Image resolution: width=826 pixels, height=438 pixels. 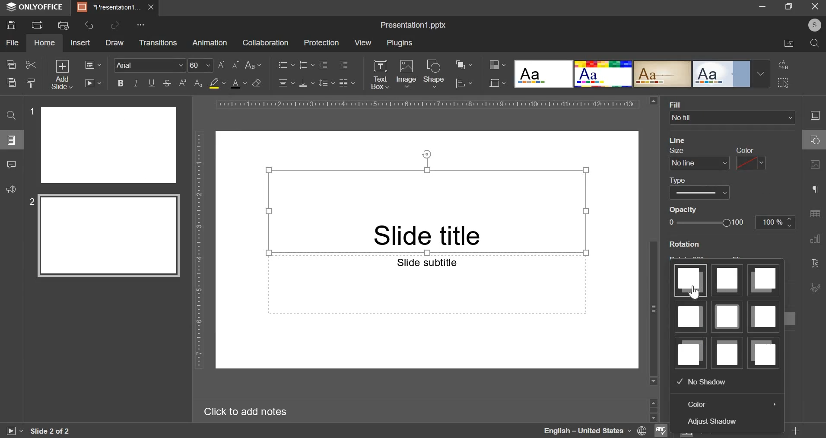 What do you see at coordinates (654, 241) in the screenshot?
I see `scroll bar` at bounding box center [654, 241].